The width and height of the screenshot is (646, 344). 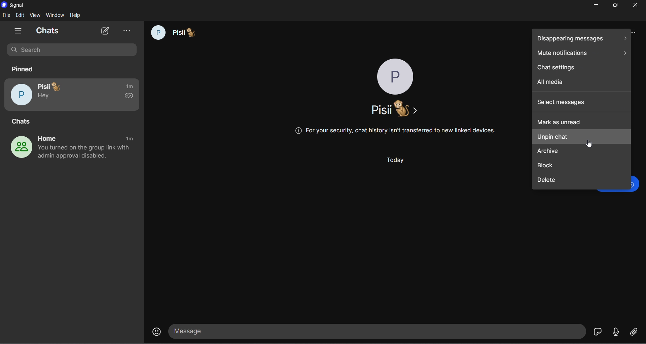 I want to click on disappearing messages, so click(x=583, y=36).